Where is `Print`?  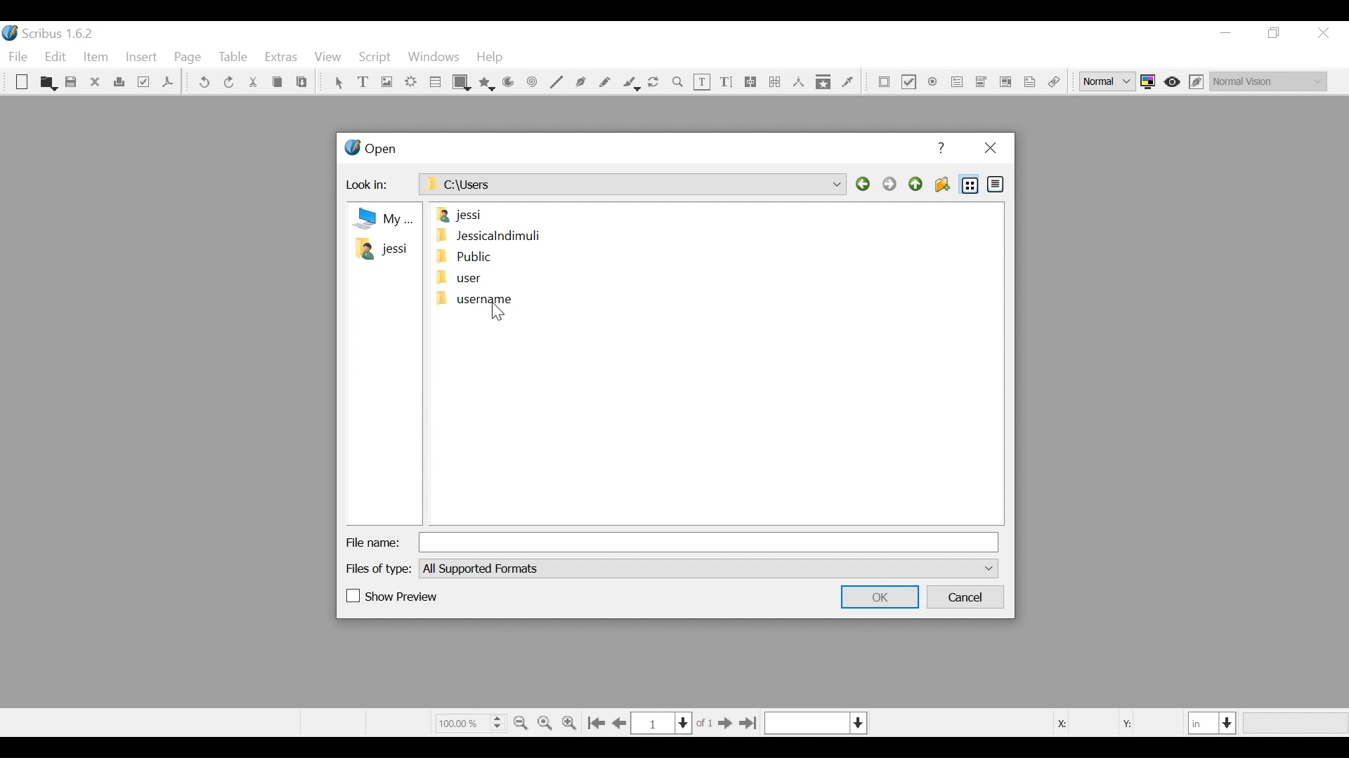 Print is located at coordinates (119, 83).